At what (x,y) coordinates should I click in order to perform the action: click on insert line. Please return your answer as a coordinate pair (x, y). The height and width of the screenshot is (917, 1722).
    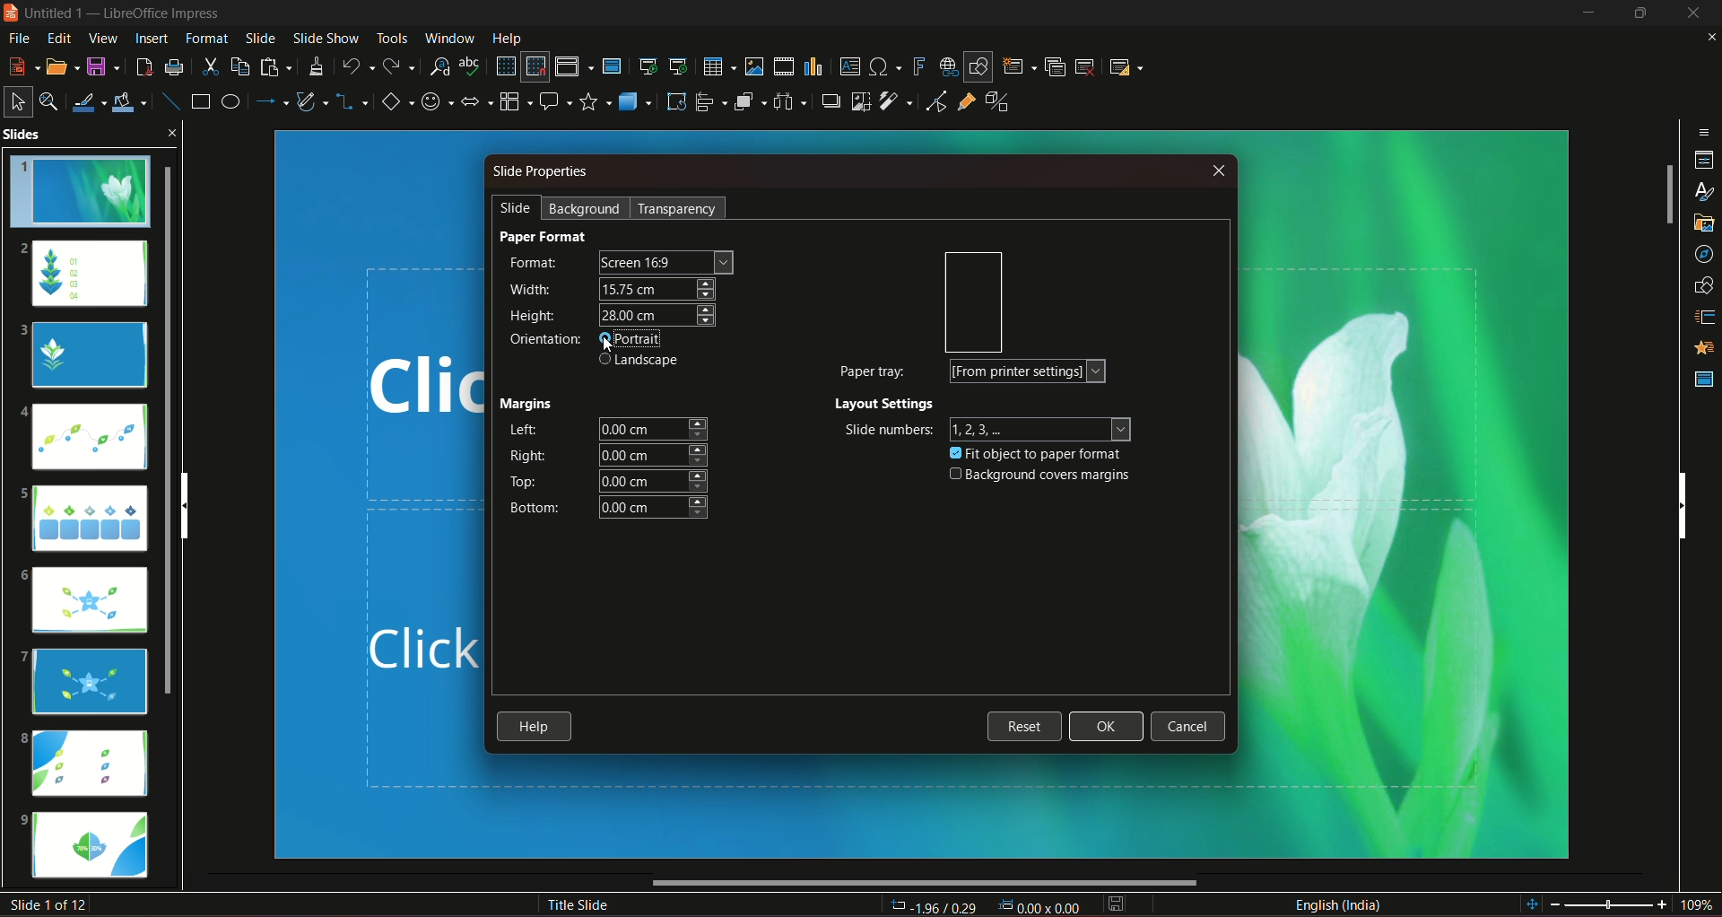
    Looking at the image, I should click on (169, 98).